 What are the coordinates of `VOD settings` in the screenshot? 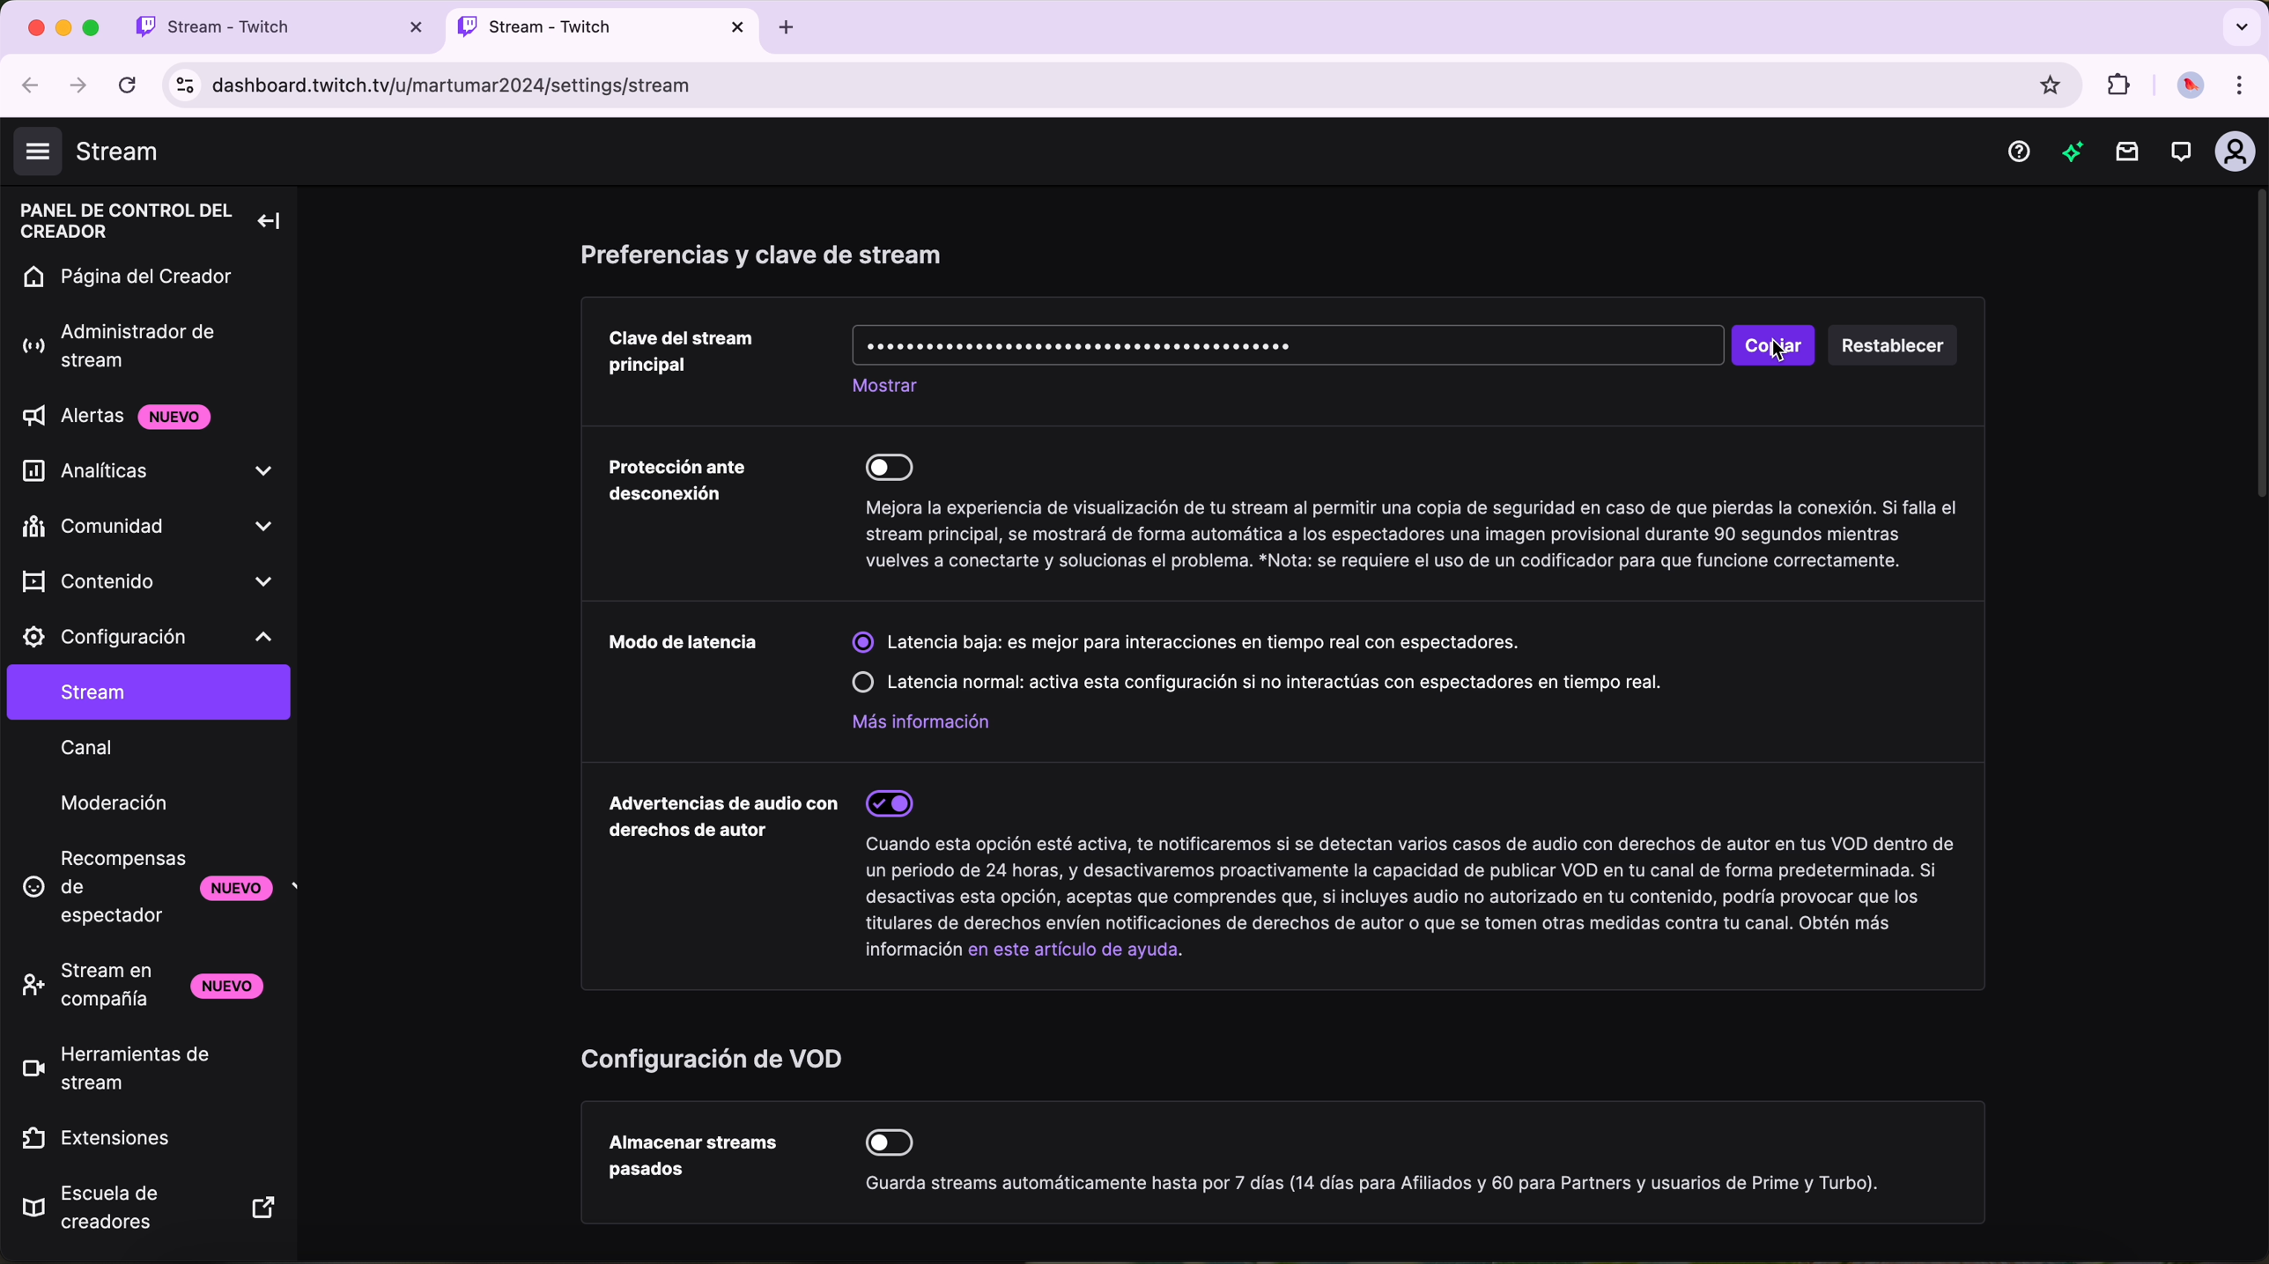 It's located at (713, 1058).